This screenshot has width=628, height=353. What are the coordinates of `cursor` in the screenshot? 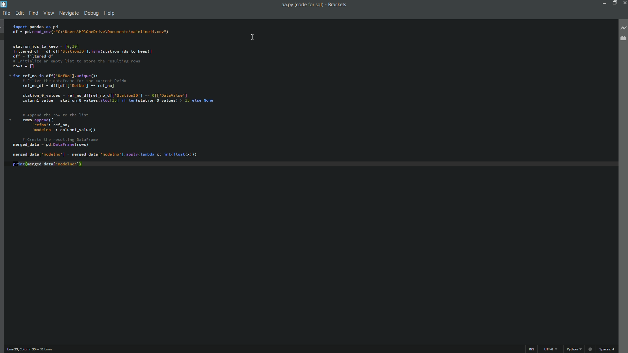 It's located at (253, 37).